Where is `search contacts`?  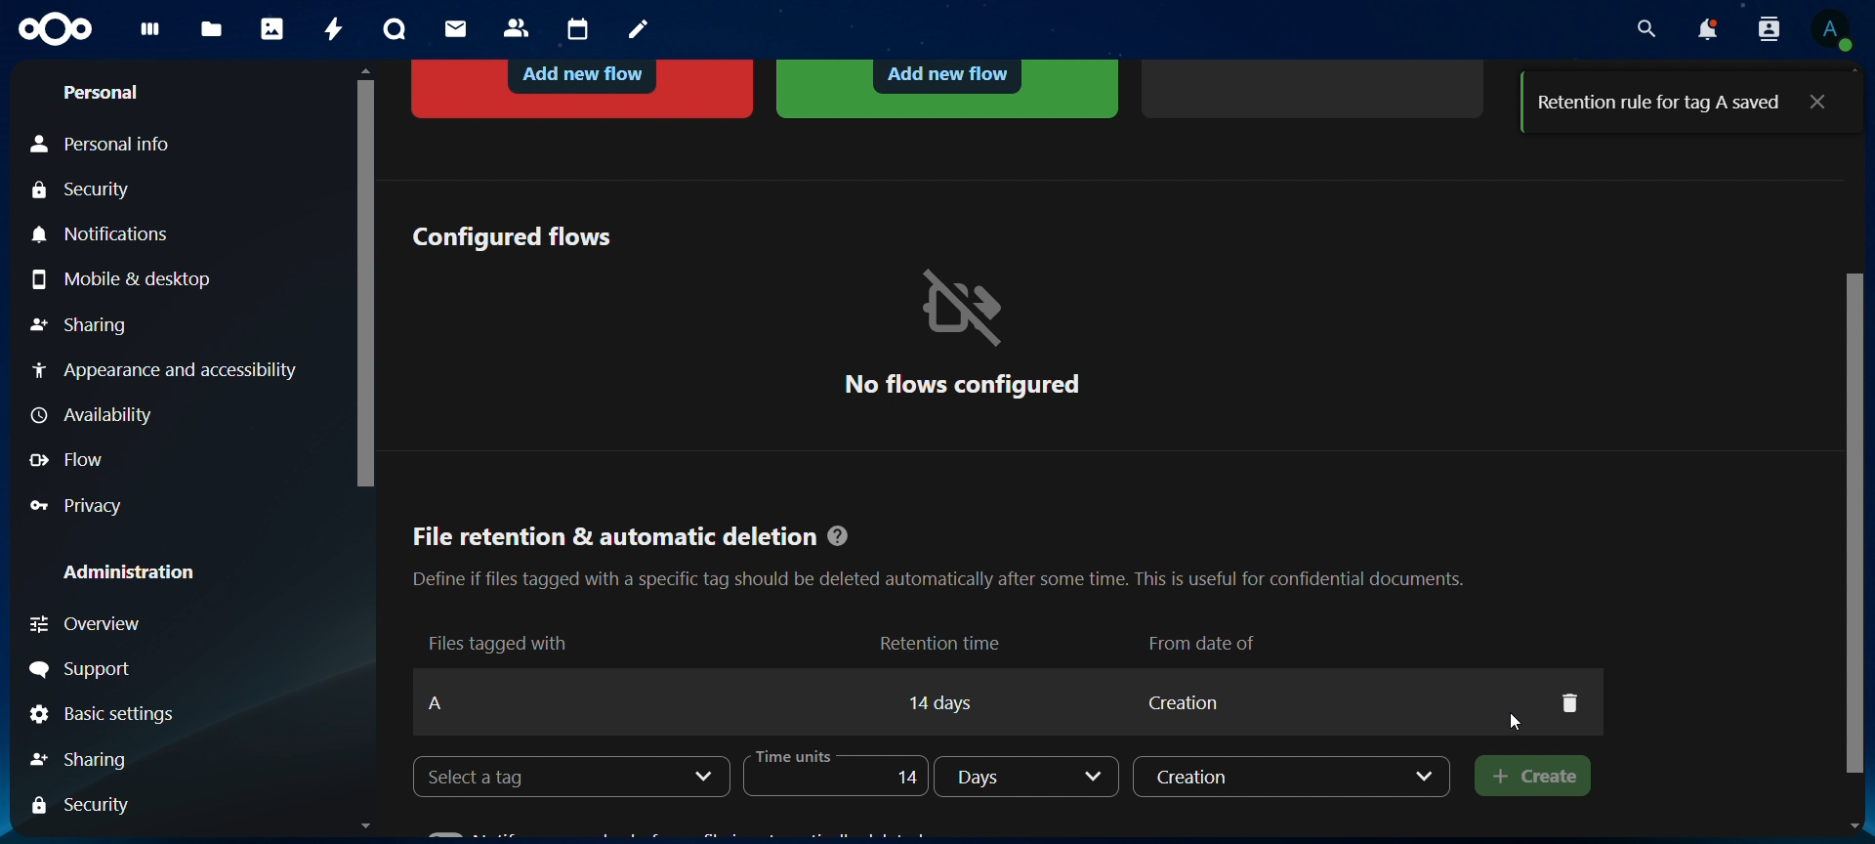
search contacts is located at coordinates (1773, 30).